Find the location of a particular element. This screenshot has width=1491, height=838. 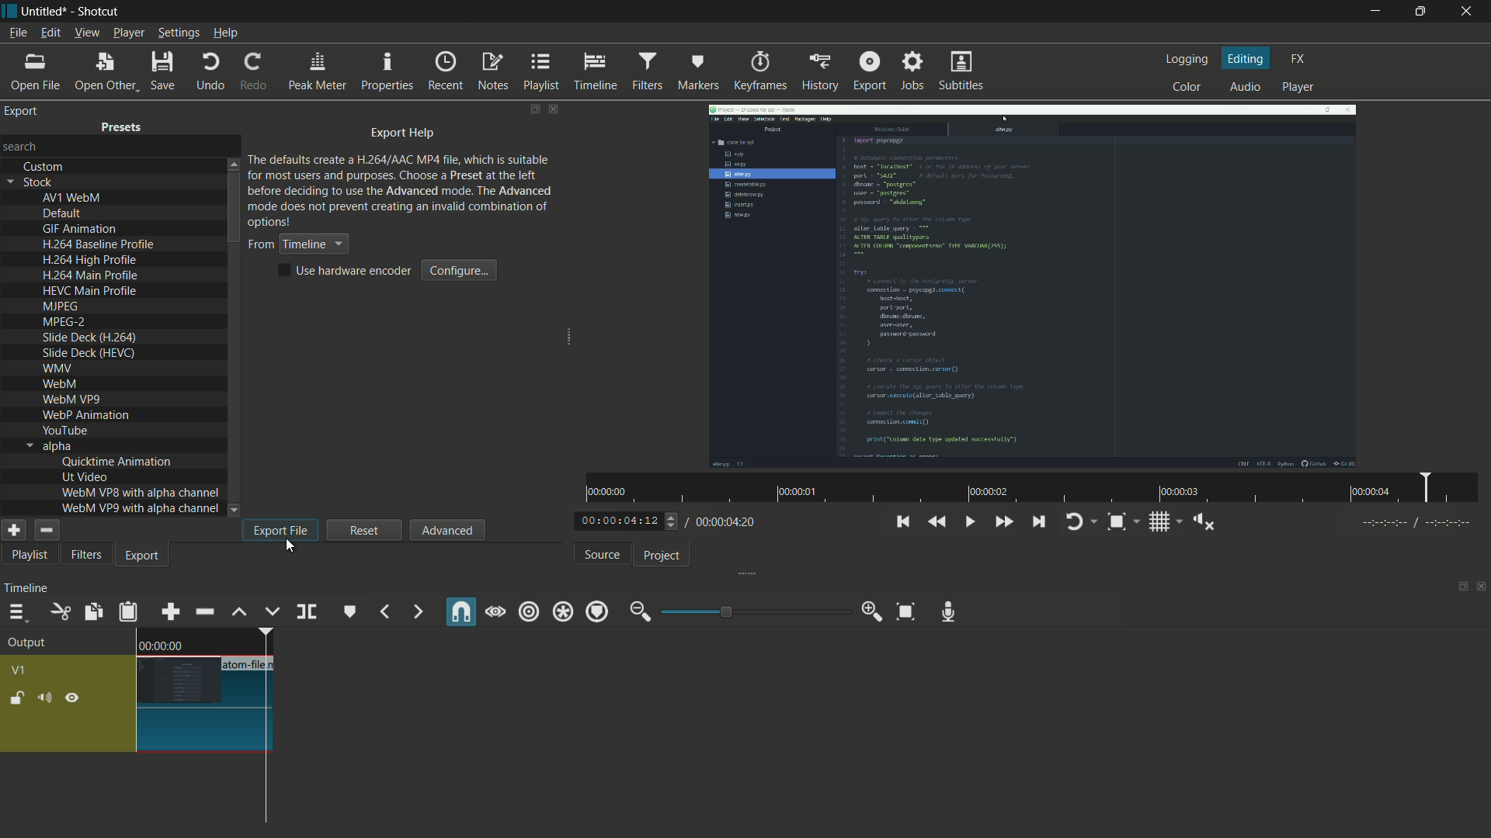

mjpeg is located at coordinates (58, 307).